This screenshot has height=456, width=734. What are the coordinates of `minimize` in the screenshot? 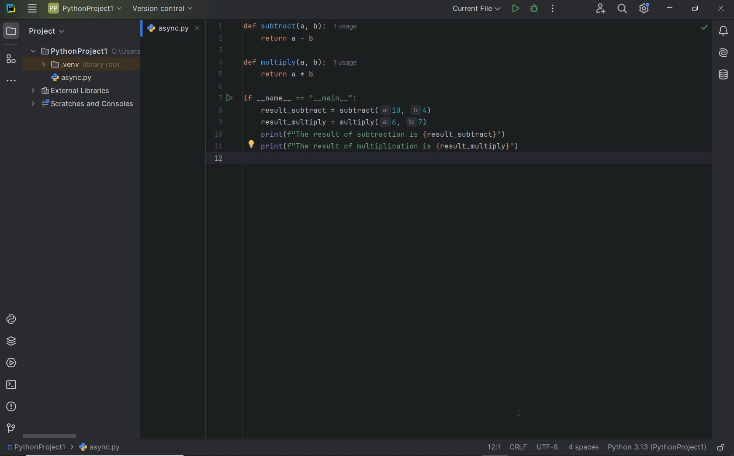 It's located at (670, 8).